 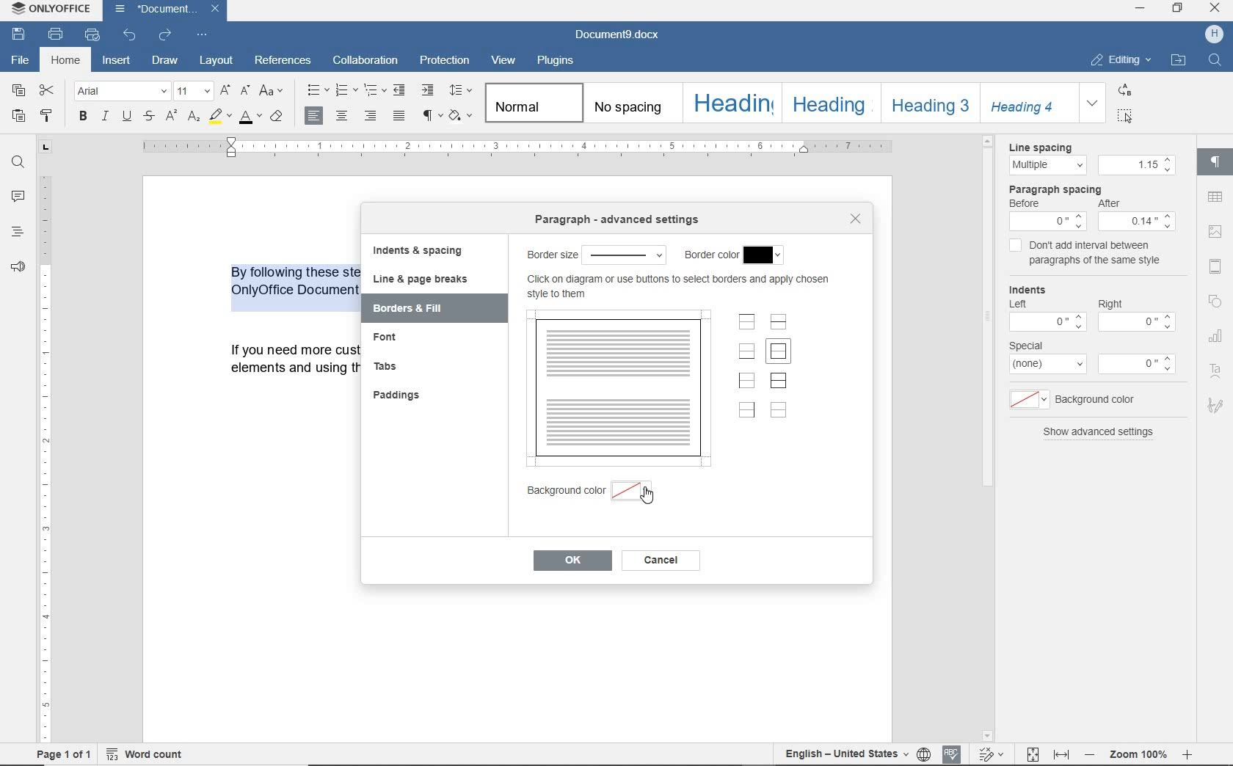 What do you see at coordinates (765, 255) in the screenshot?
I see `select` at bounding box center [765, 255].